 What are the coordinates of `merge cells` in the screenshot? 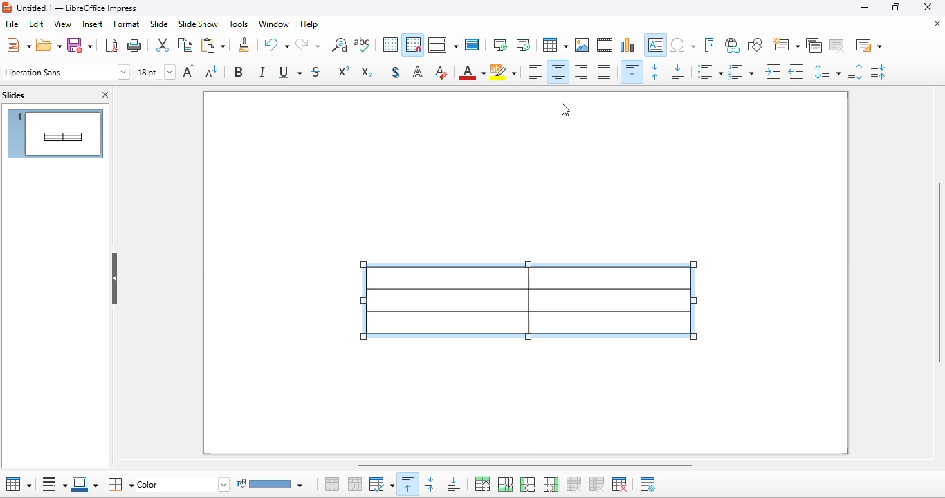 It's located at (333, 484).